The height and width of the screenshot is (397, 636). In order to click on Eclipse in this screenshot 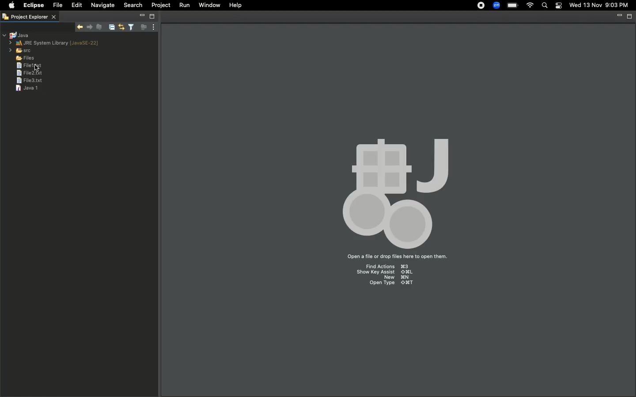, I will do `click(32, 5)`.